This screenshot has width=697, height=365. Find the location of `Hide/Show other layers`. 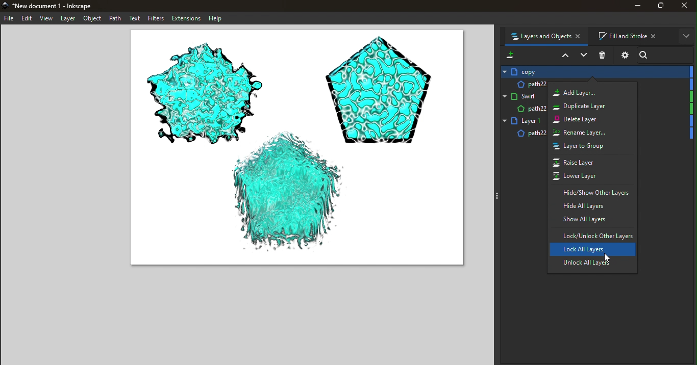

Hide/Show other layers is located at coordinates (590, 192).